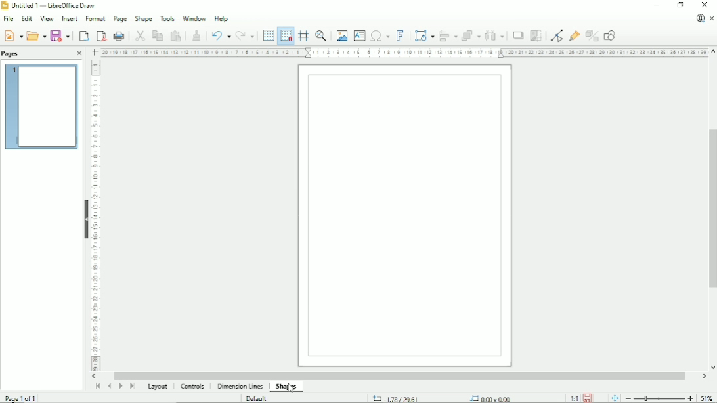 The height and width of the screenshot is (403, 717). I want to click on Open , so click(36, 35).